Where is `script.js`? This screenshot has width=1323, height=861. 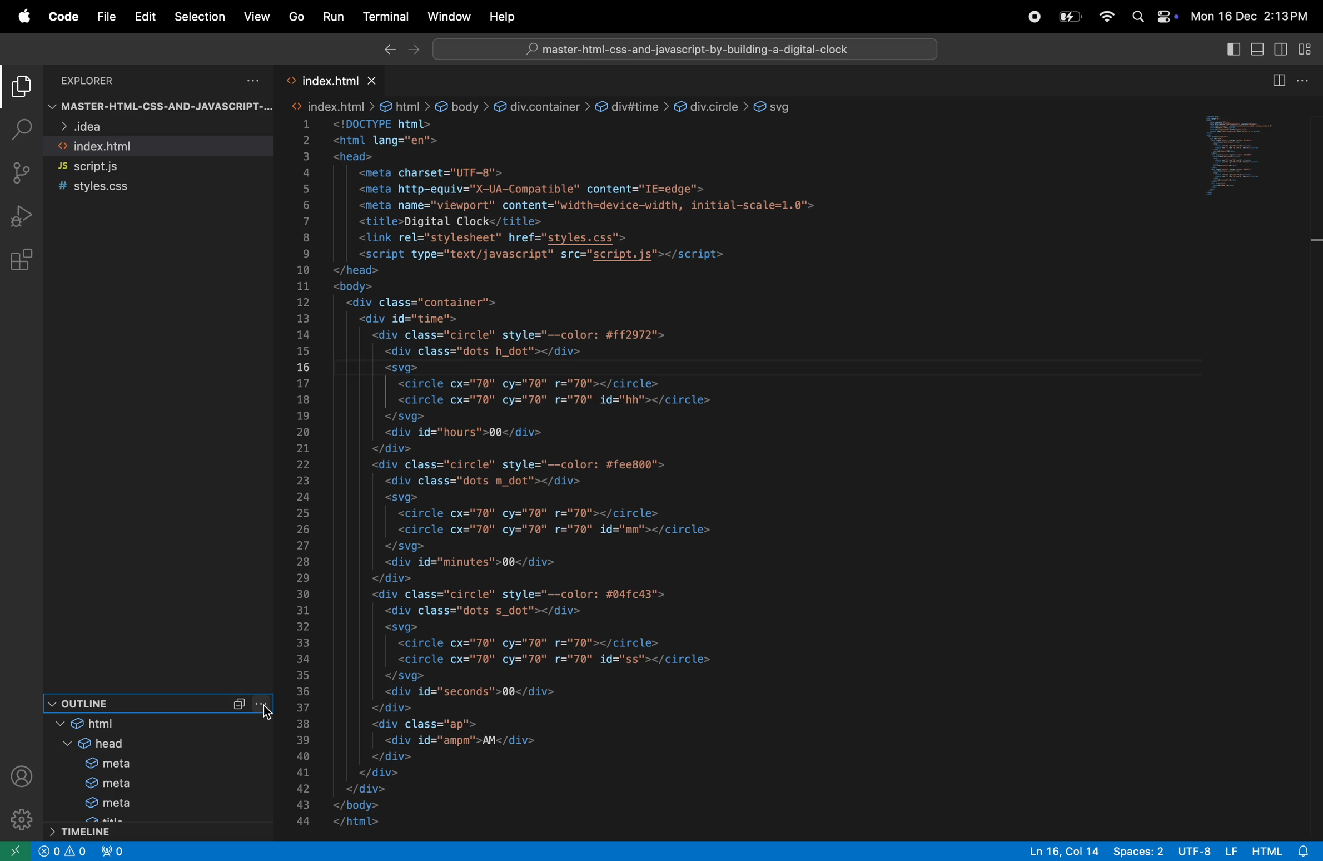
script.js is located at coordinates (155, 167).